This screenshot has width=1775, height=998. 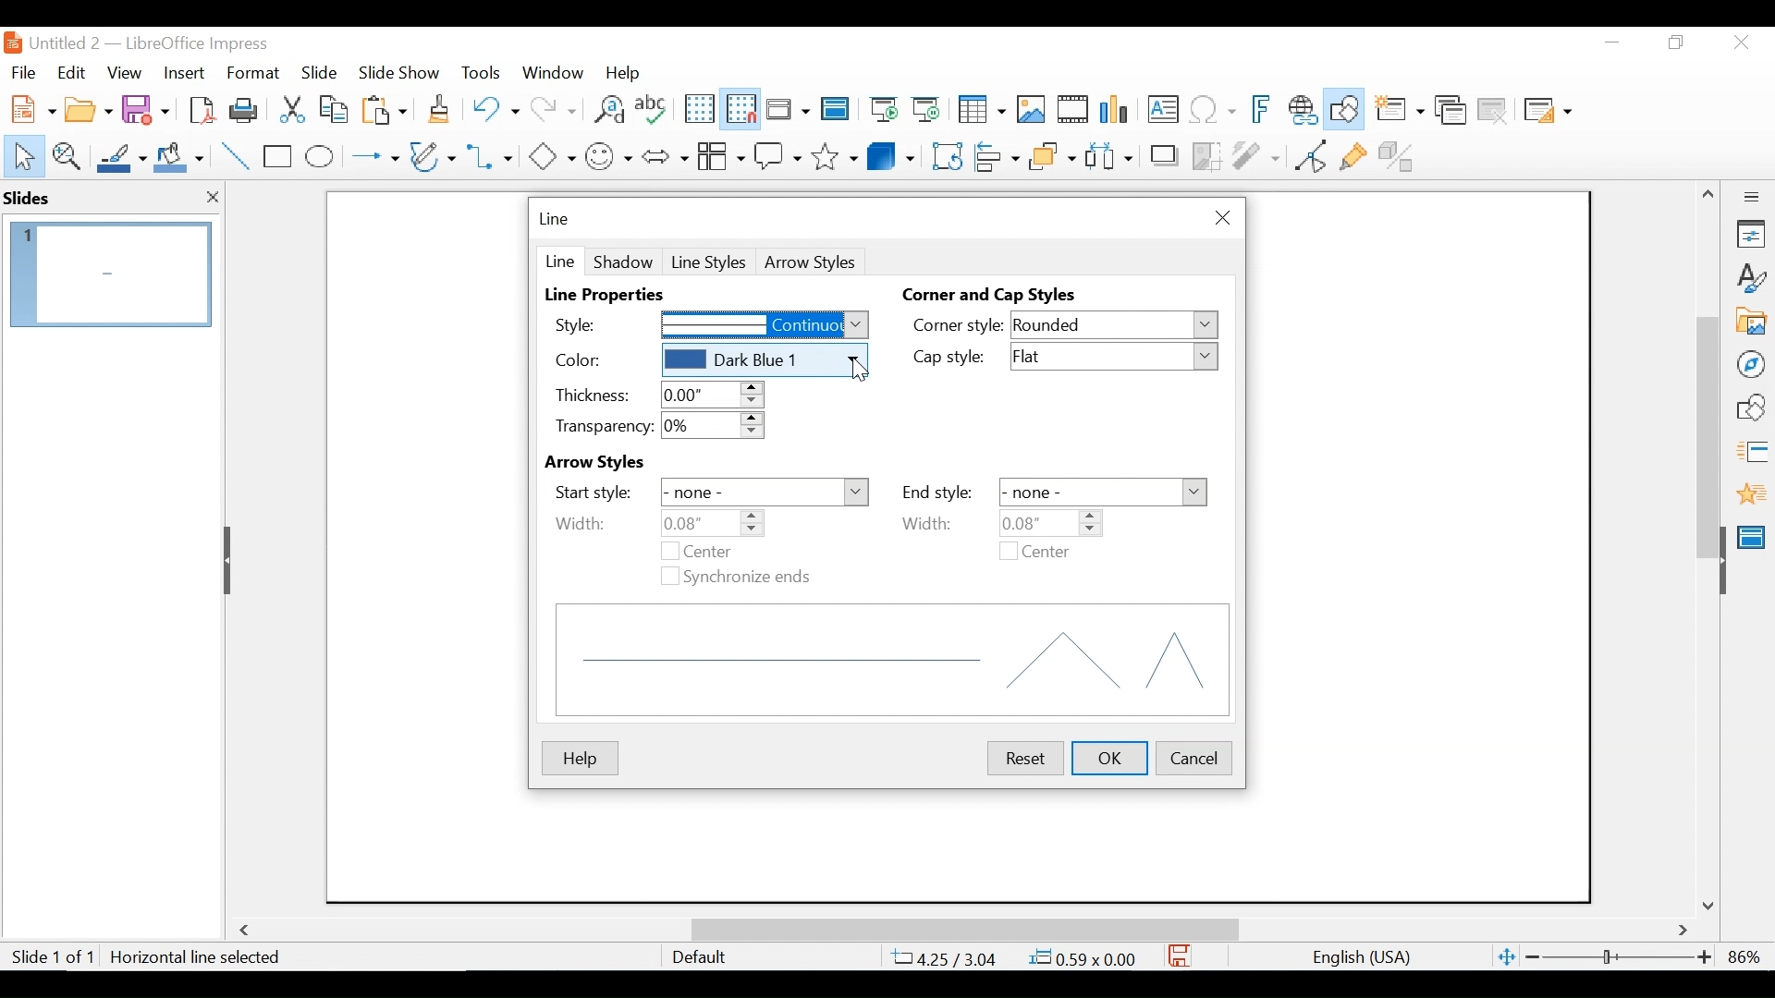 What do you see at coordinates (709, 395) in the screenshot?
I see `o.oo"` at bounding box center [709, 395].